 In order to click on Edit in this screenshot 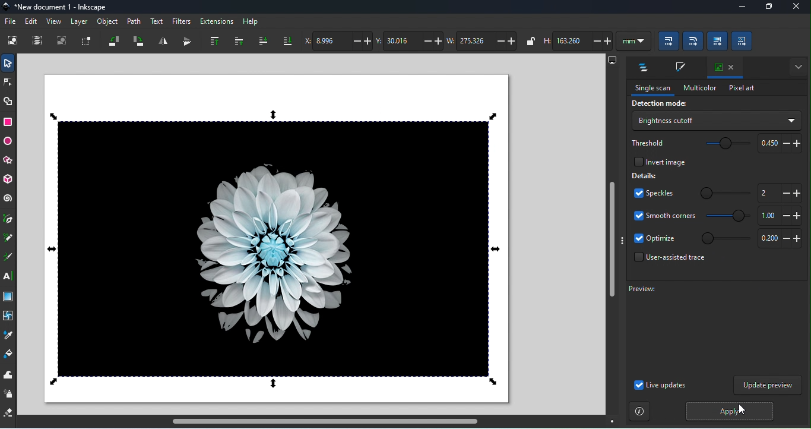, I will do `click(31, 21)`.